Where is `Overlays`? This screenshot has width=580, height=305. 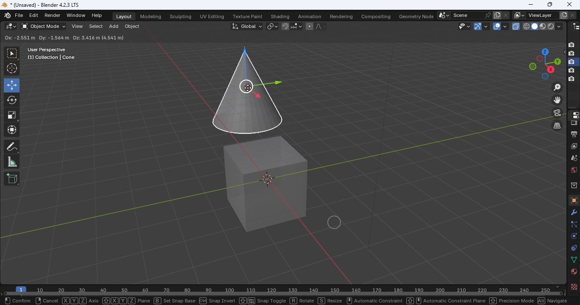
Overlays is located at coordinates (505, 26).